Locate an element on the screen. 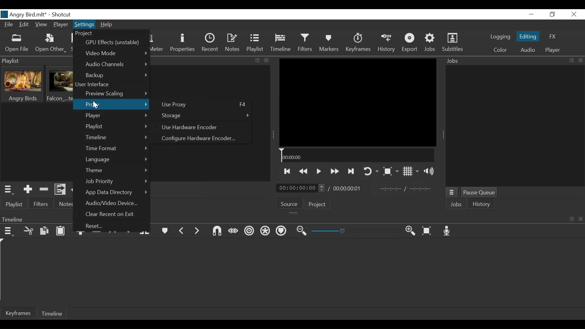 The image size is (585, 329). Source is located at coordinates (290, 204).